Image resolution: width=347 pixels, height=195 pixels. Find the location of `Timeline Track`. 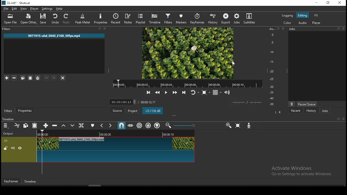

Timeline Track is located at coordinates (115, 134).